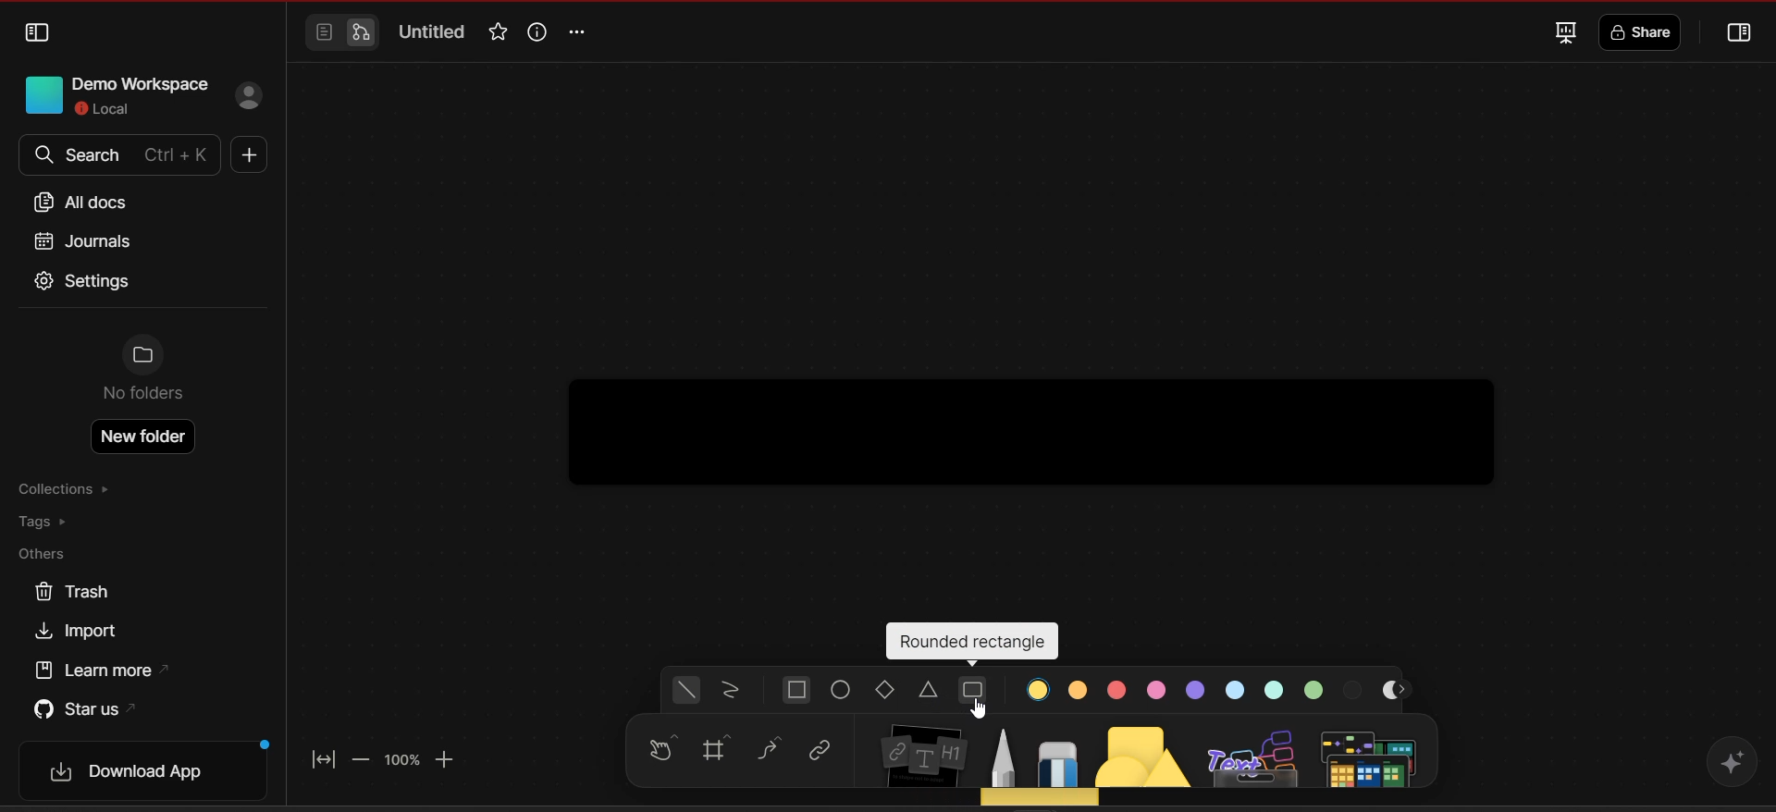 The height and width of the screenshot is (812, 1776). What do you see at coordinates (535, 31) in the screenshot?
I see `view info` at bounding box center [535, 31].